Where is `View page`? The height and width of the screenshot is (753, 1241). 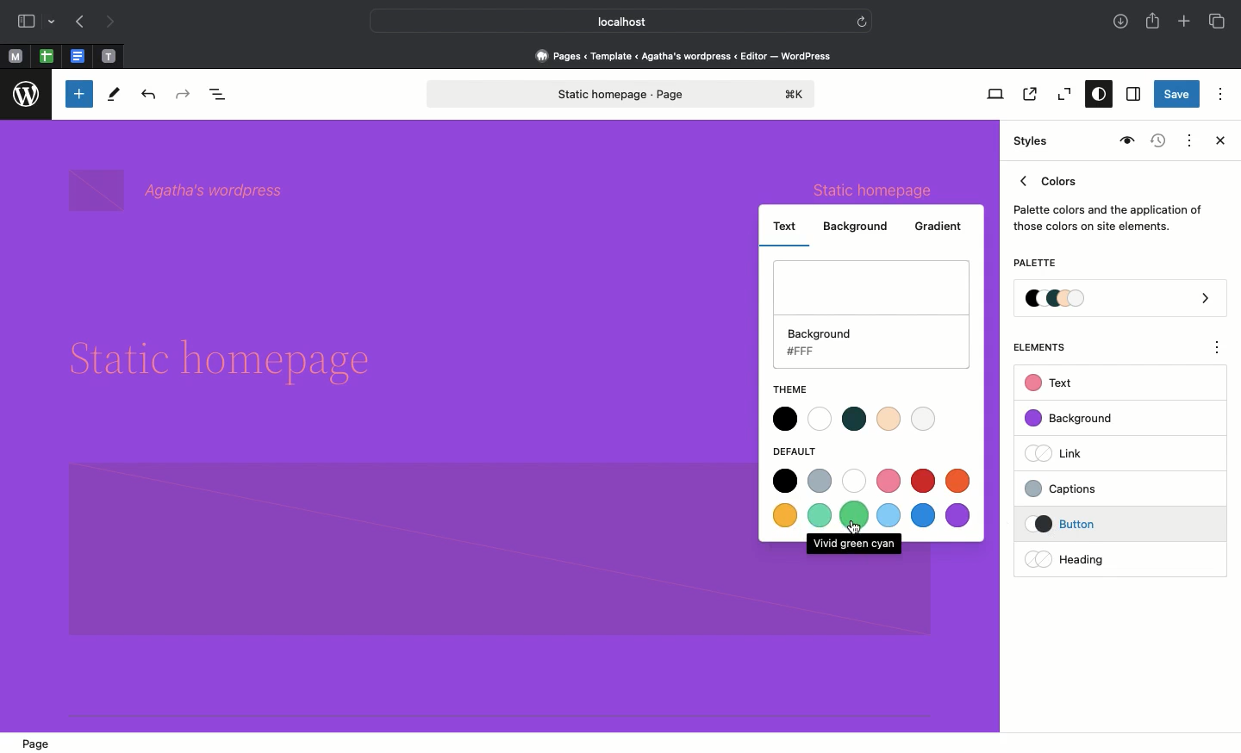 View page is located at coordinates (1028, 94).